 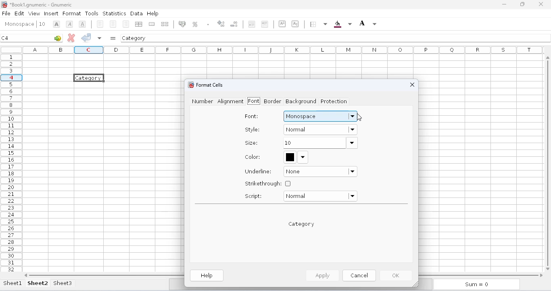 I want to click on data, so click(x=136, y=13).